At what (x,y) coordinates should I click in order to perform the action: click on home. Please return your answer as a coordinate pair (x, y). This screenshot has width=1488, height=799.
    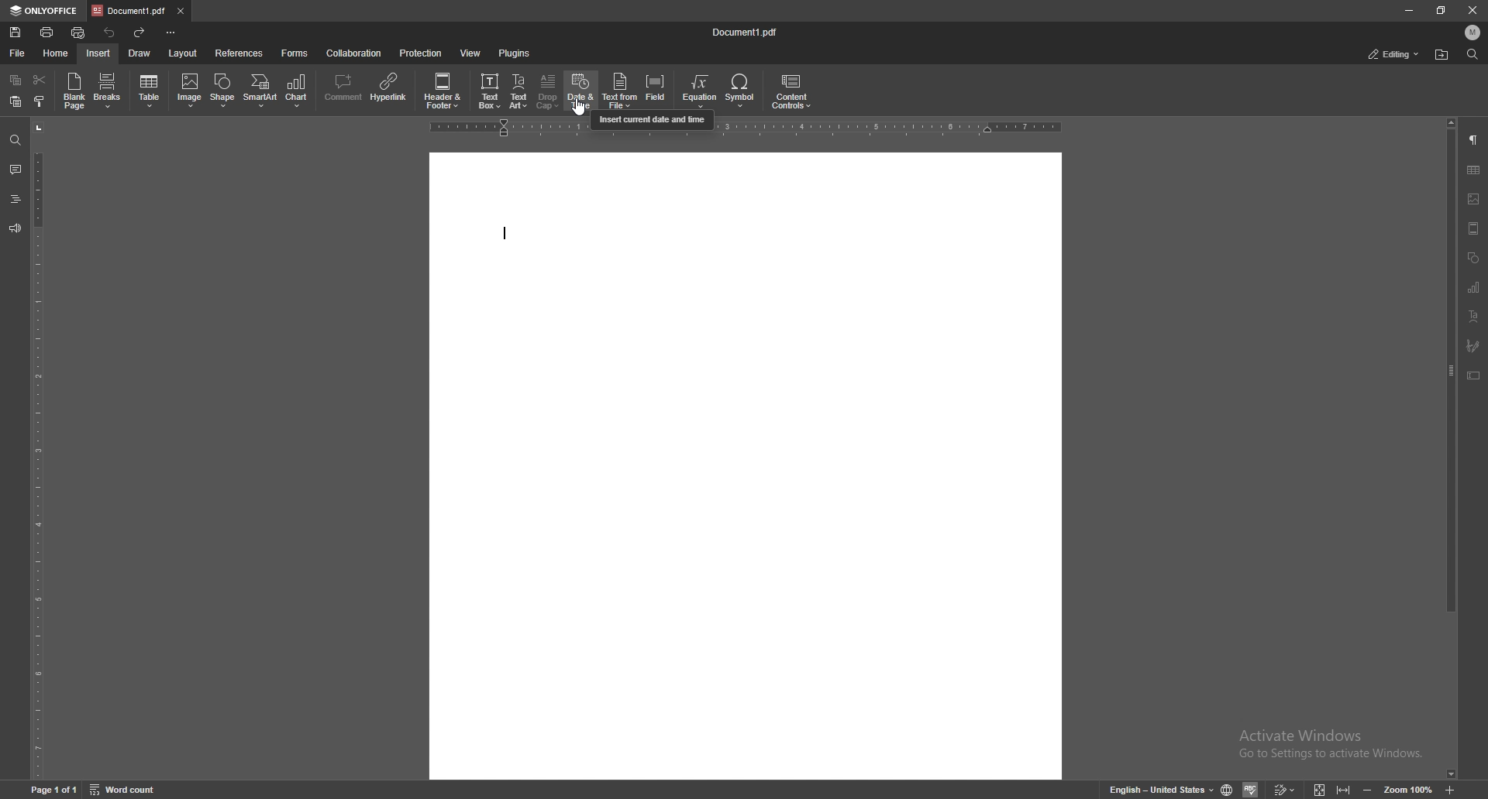
    Looking at the image, I should click on (57, 54).